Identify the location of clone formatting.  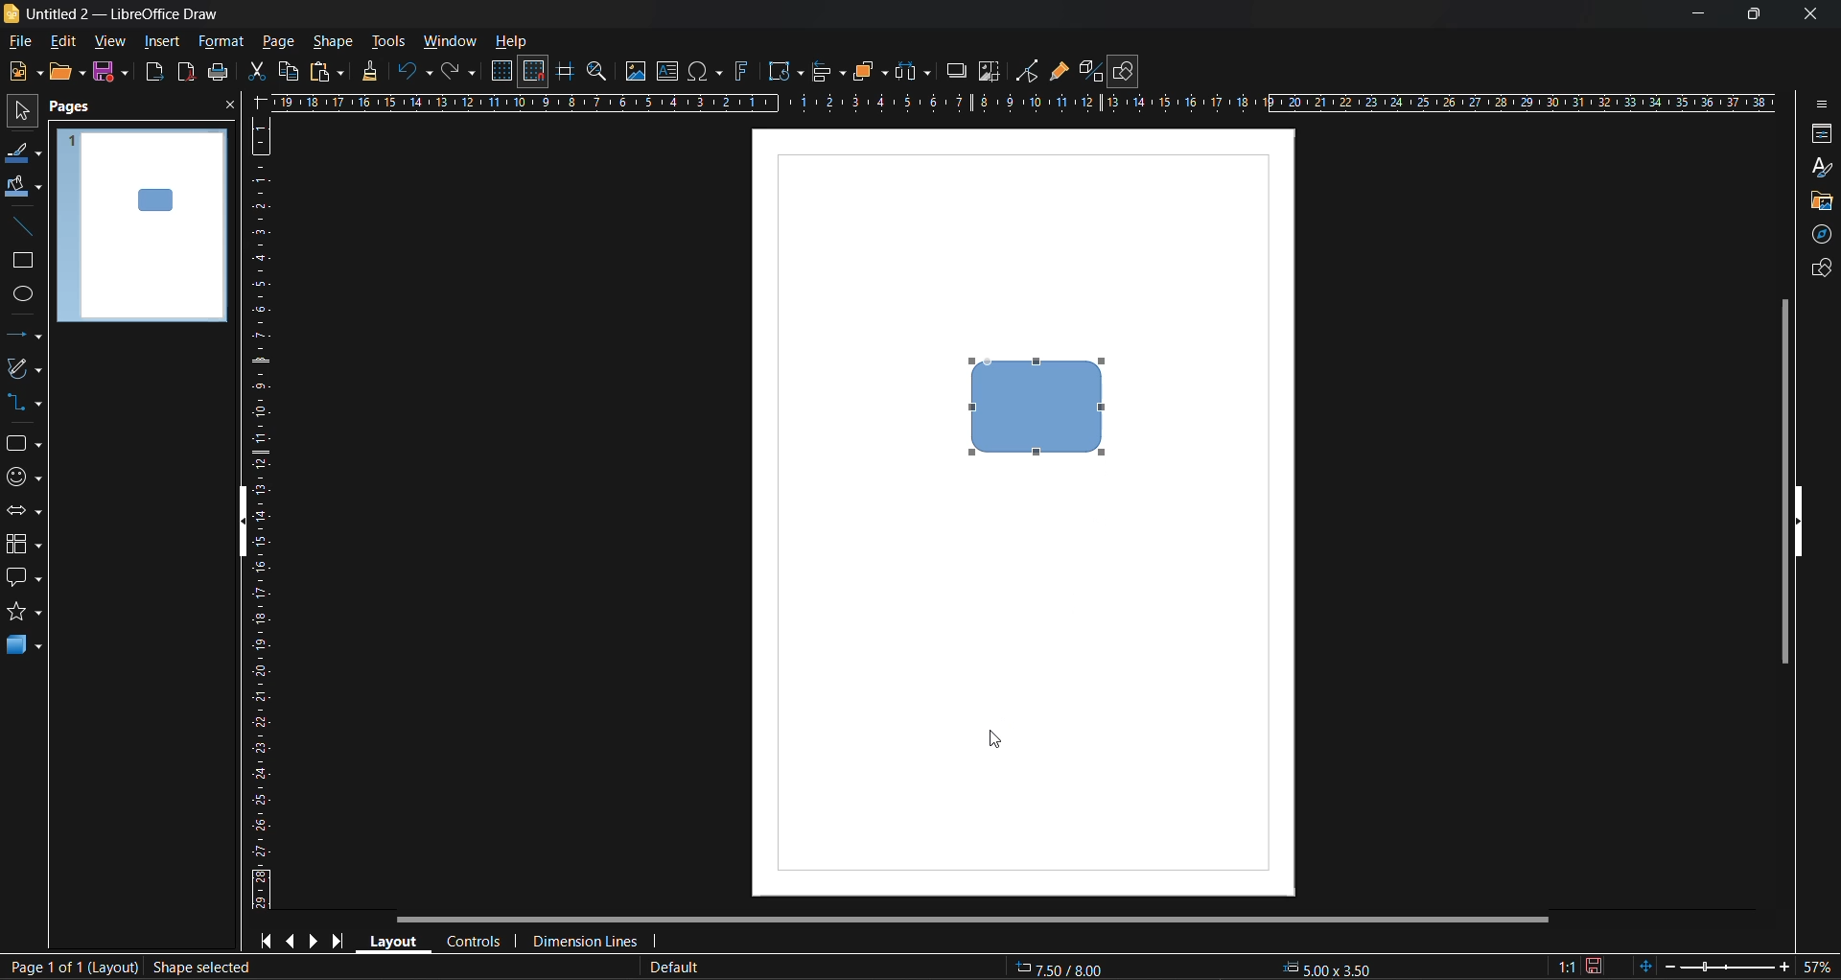
(375, 72).